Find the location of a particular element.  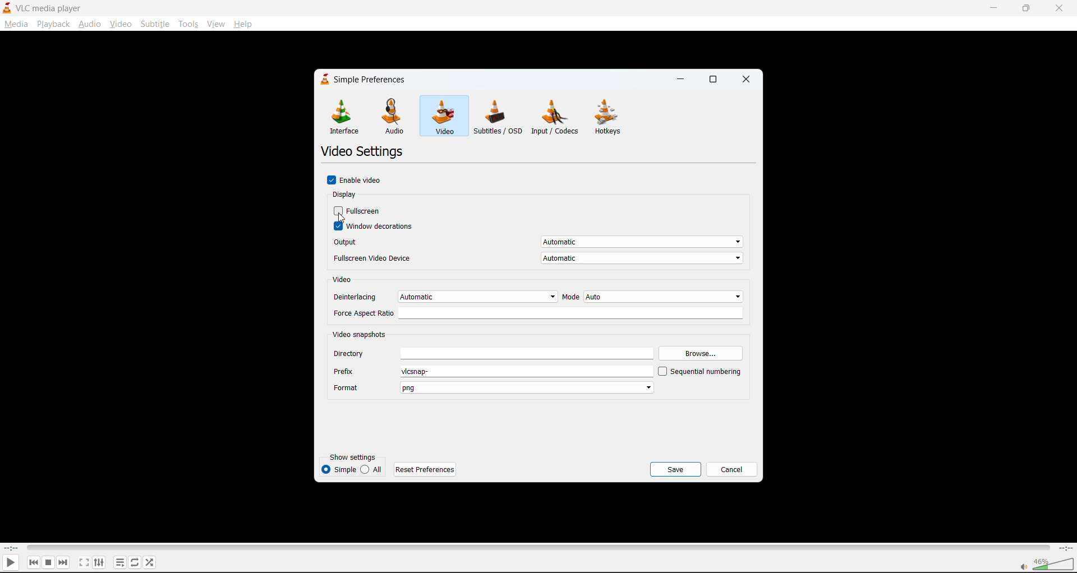

previous is located at coordinates (33, 563).